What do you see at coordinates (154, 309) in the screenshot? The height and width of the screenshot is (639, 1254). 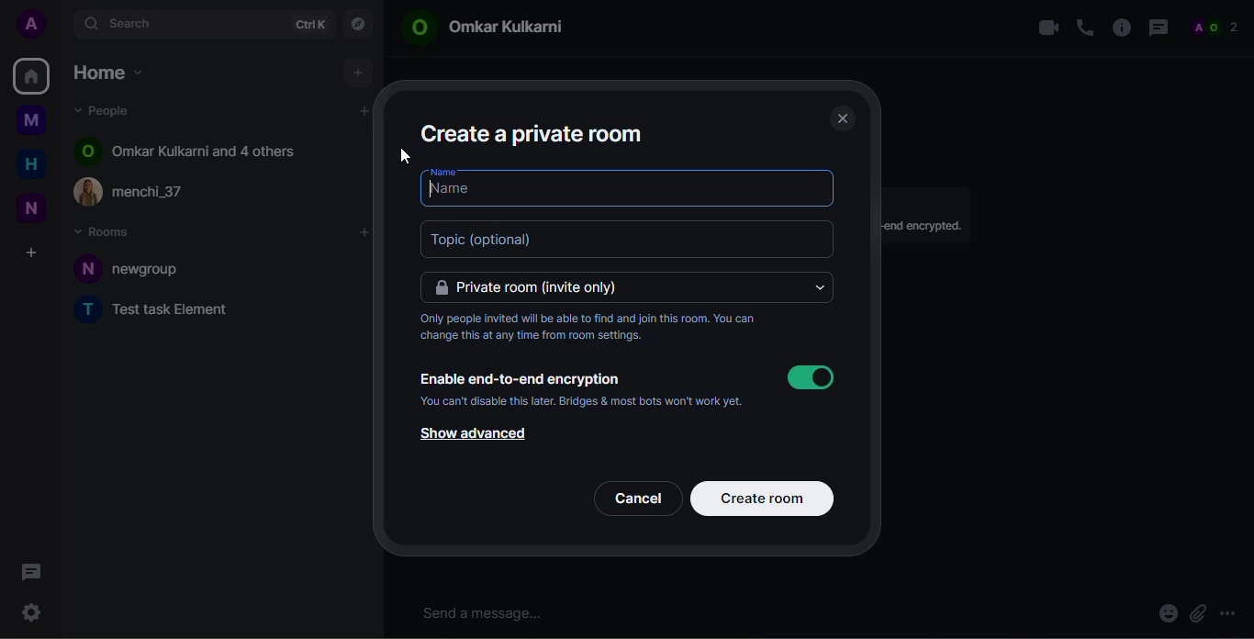 I see `T Test task Element` at bounding box center [154, 309].